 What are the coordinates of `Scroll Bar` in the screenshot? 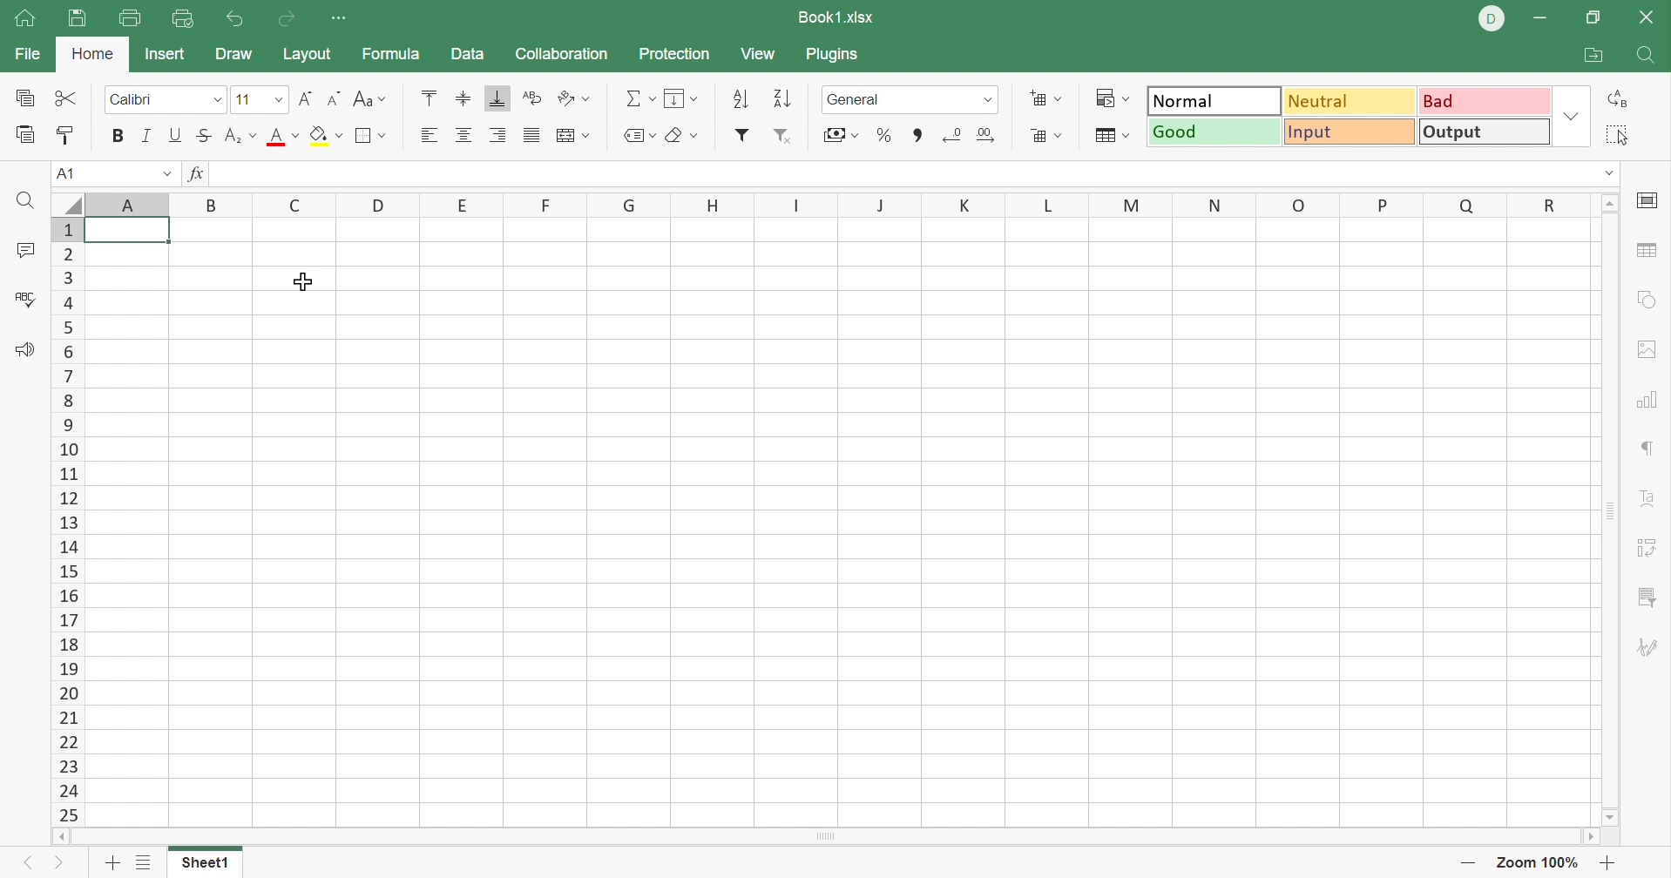 It's located at (827, 836).